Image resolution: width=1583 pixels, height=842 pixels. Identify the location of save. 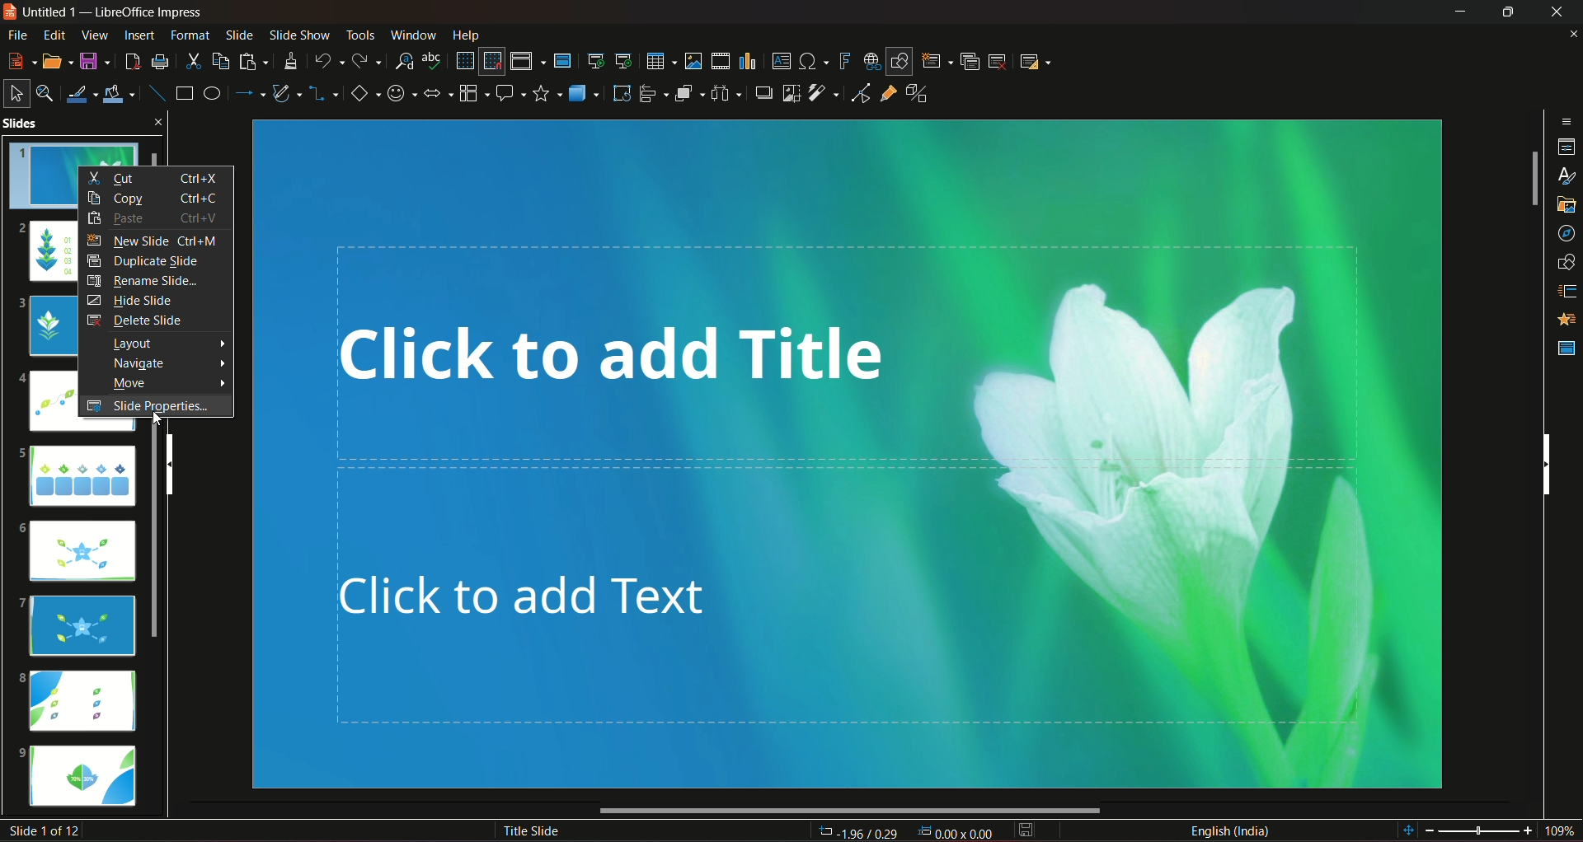
(1026, 830).